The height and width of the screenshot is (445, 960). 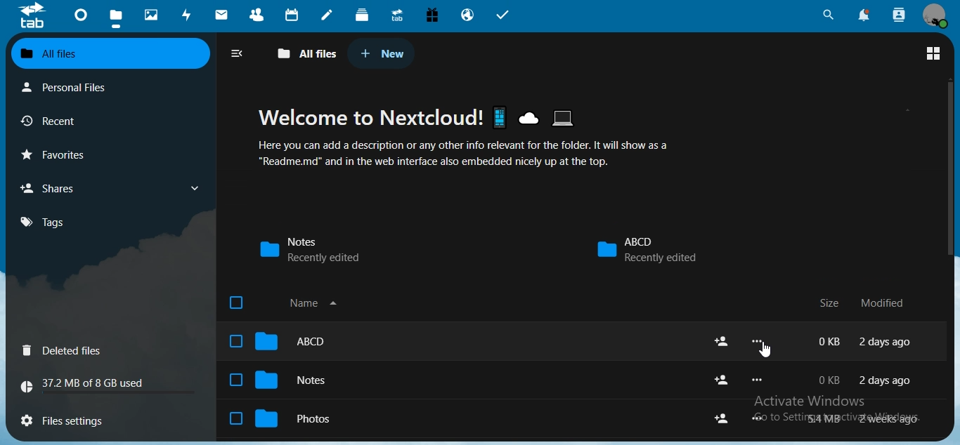 I want to click on deck, so click(x=363, y=14).